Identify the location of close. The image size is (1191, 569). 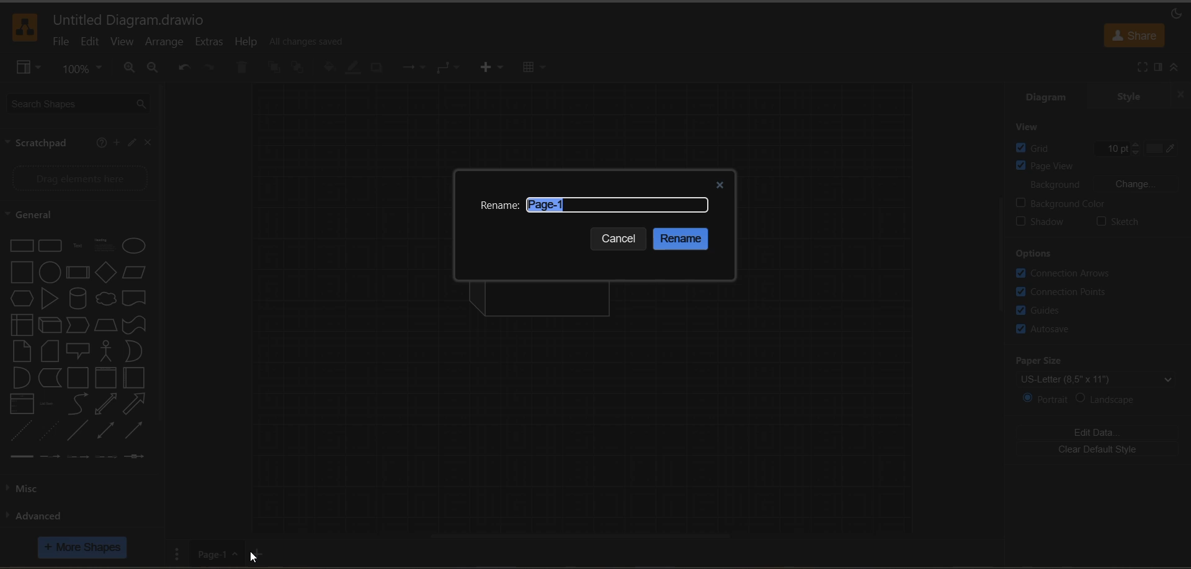
(719, 182).